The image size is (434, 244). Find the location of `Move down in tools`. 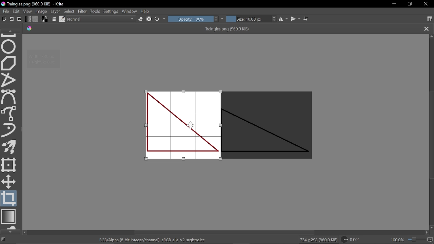

Move down in tools is located at coordinates (10, 232).